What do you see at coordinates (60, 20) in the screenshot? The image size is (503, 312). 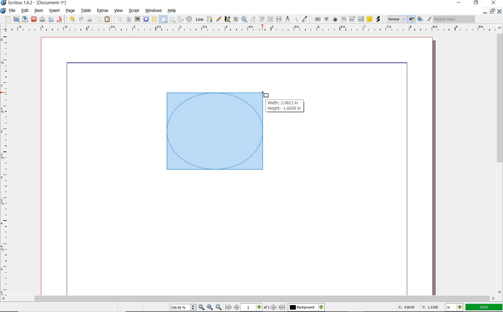 I see `SAVE AS PDF` at bounding box center [60, 20].